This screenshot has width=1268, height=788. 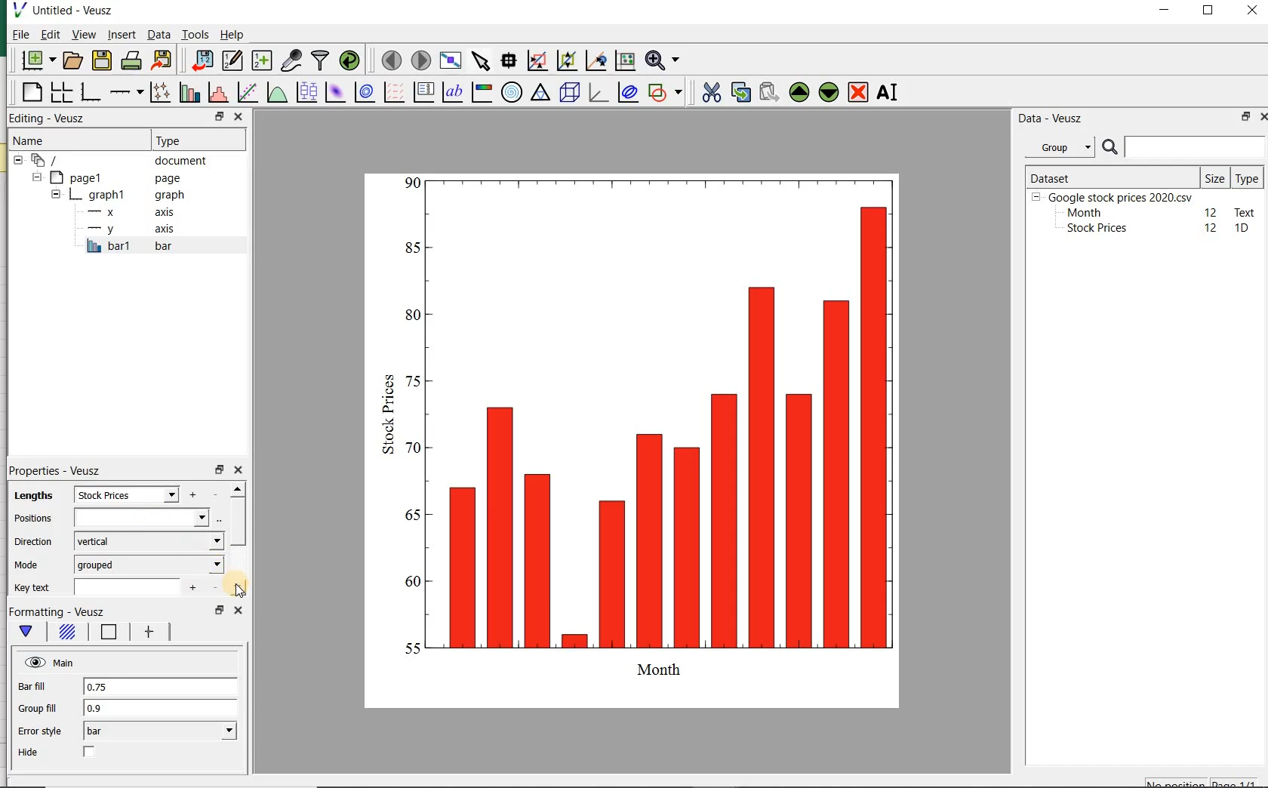 What do you see at coordinates (799, 92) in the screenshot?
I see `move the selected widget up` at bounding box center [799, 92].